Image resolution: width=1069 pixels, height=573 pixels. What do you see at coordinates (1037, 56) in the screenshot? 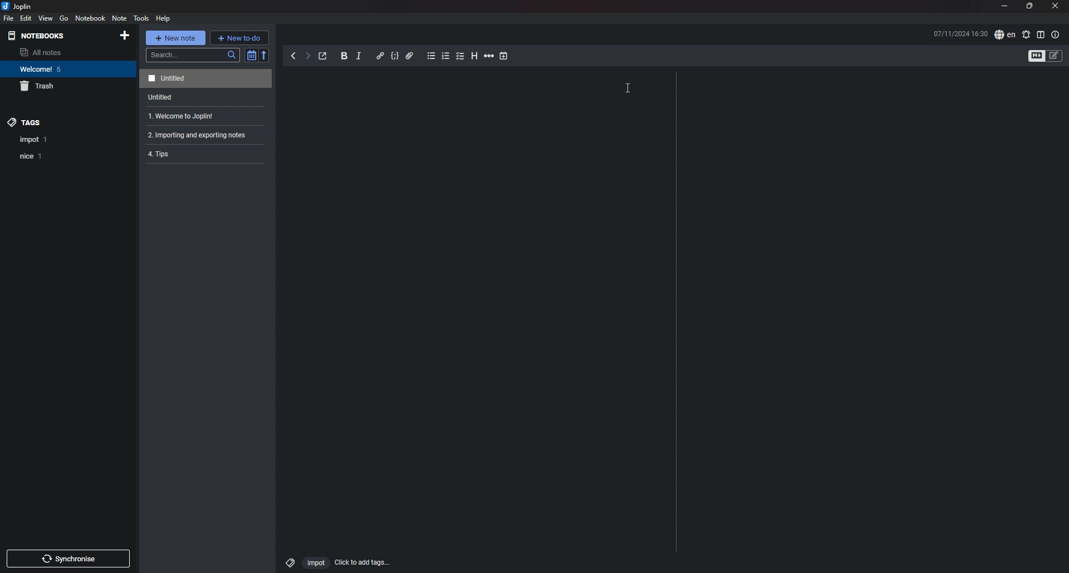
I see `toggle editors` at bounding box center [1037, 56].